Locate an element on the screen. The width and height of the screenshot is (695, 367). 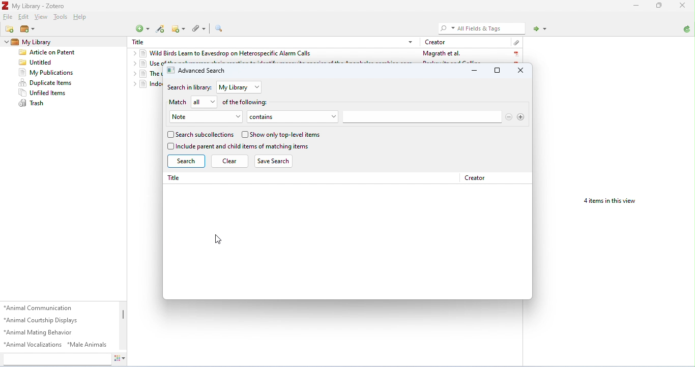
new library is located at coordinates (28, 30).